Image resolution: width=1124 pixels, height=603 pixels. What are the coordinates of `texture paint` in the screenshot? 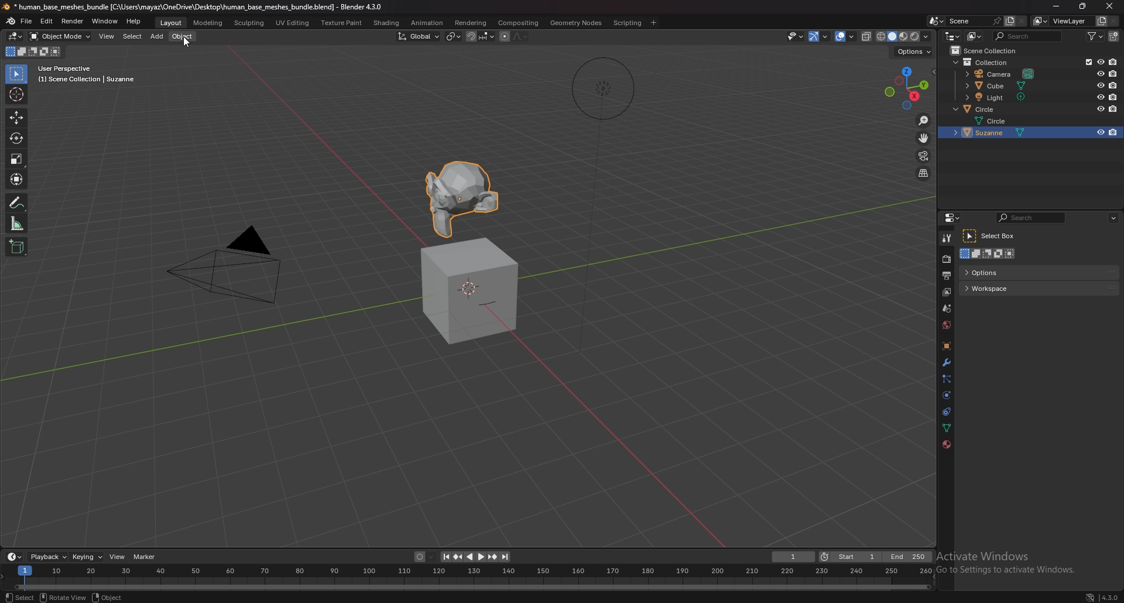 It's located at (342, 22).